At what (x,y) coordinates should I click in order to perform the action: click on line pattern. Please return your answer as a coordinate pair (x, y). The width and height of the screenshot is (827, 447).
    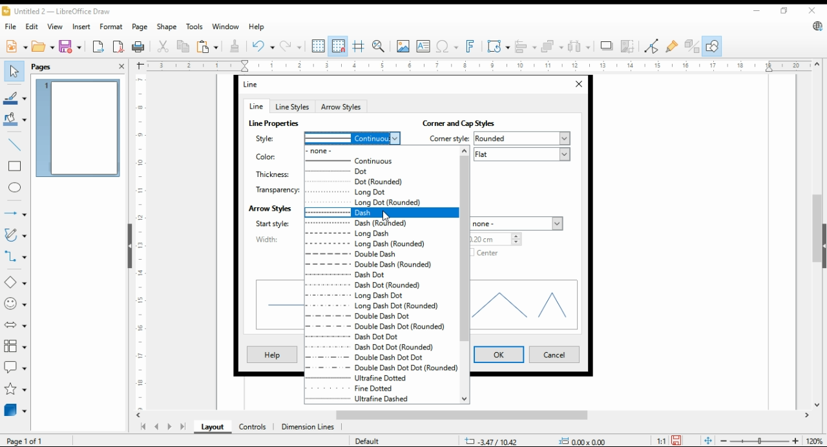
    Looking at the image, I should click on (275, 123).